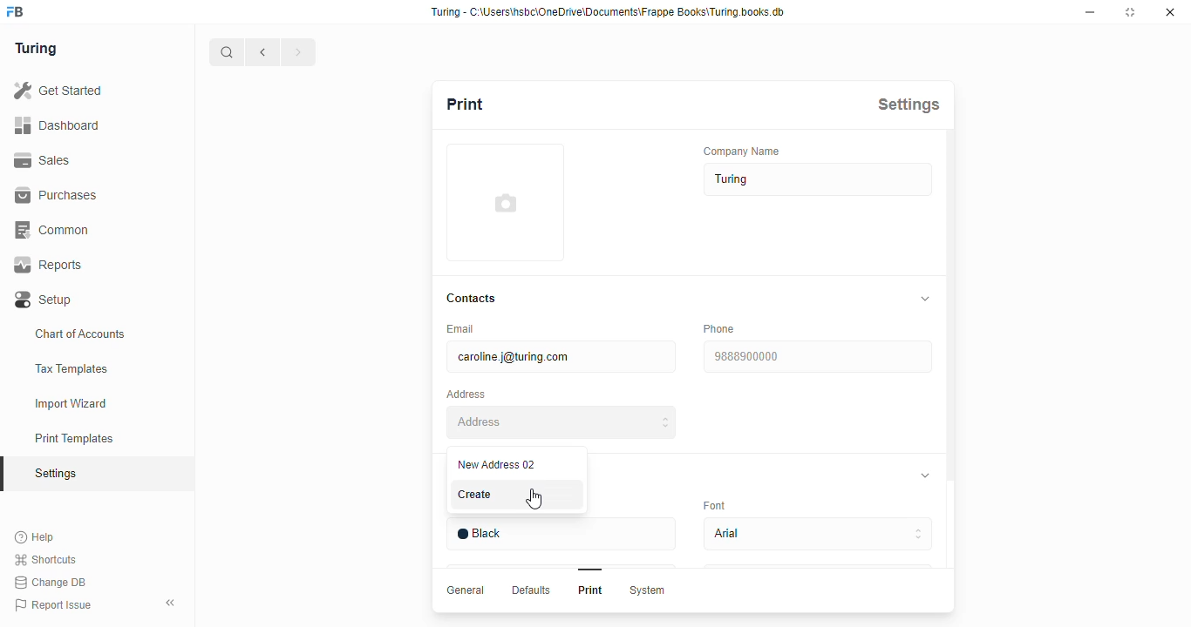 The height and width of the screenshot is (627, 1191). Describe the element at coordinates (720, 328) in the screenshot. I see `phone` at that location.